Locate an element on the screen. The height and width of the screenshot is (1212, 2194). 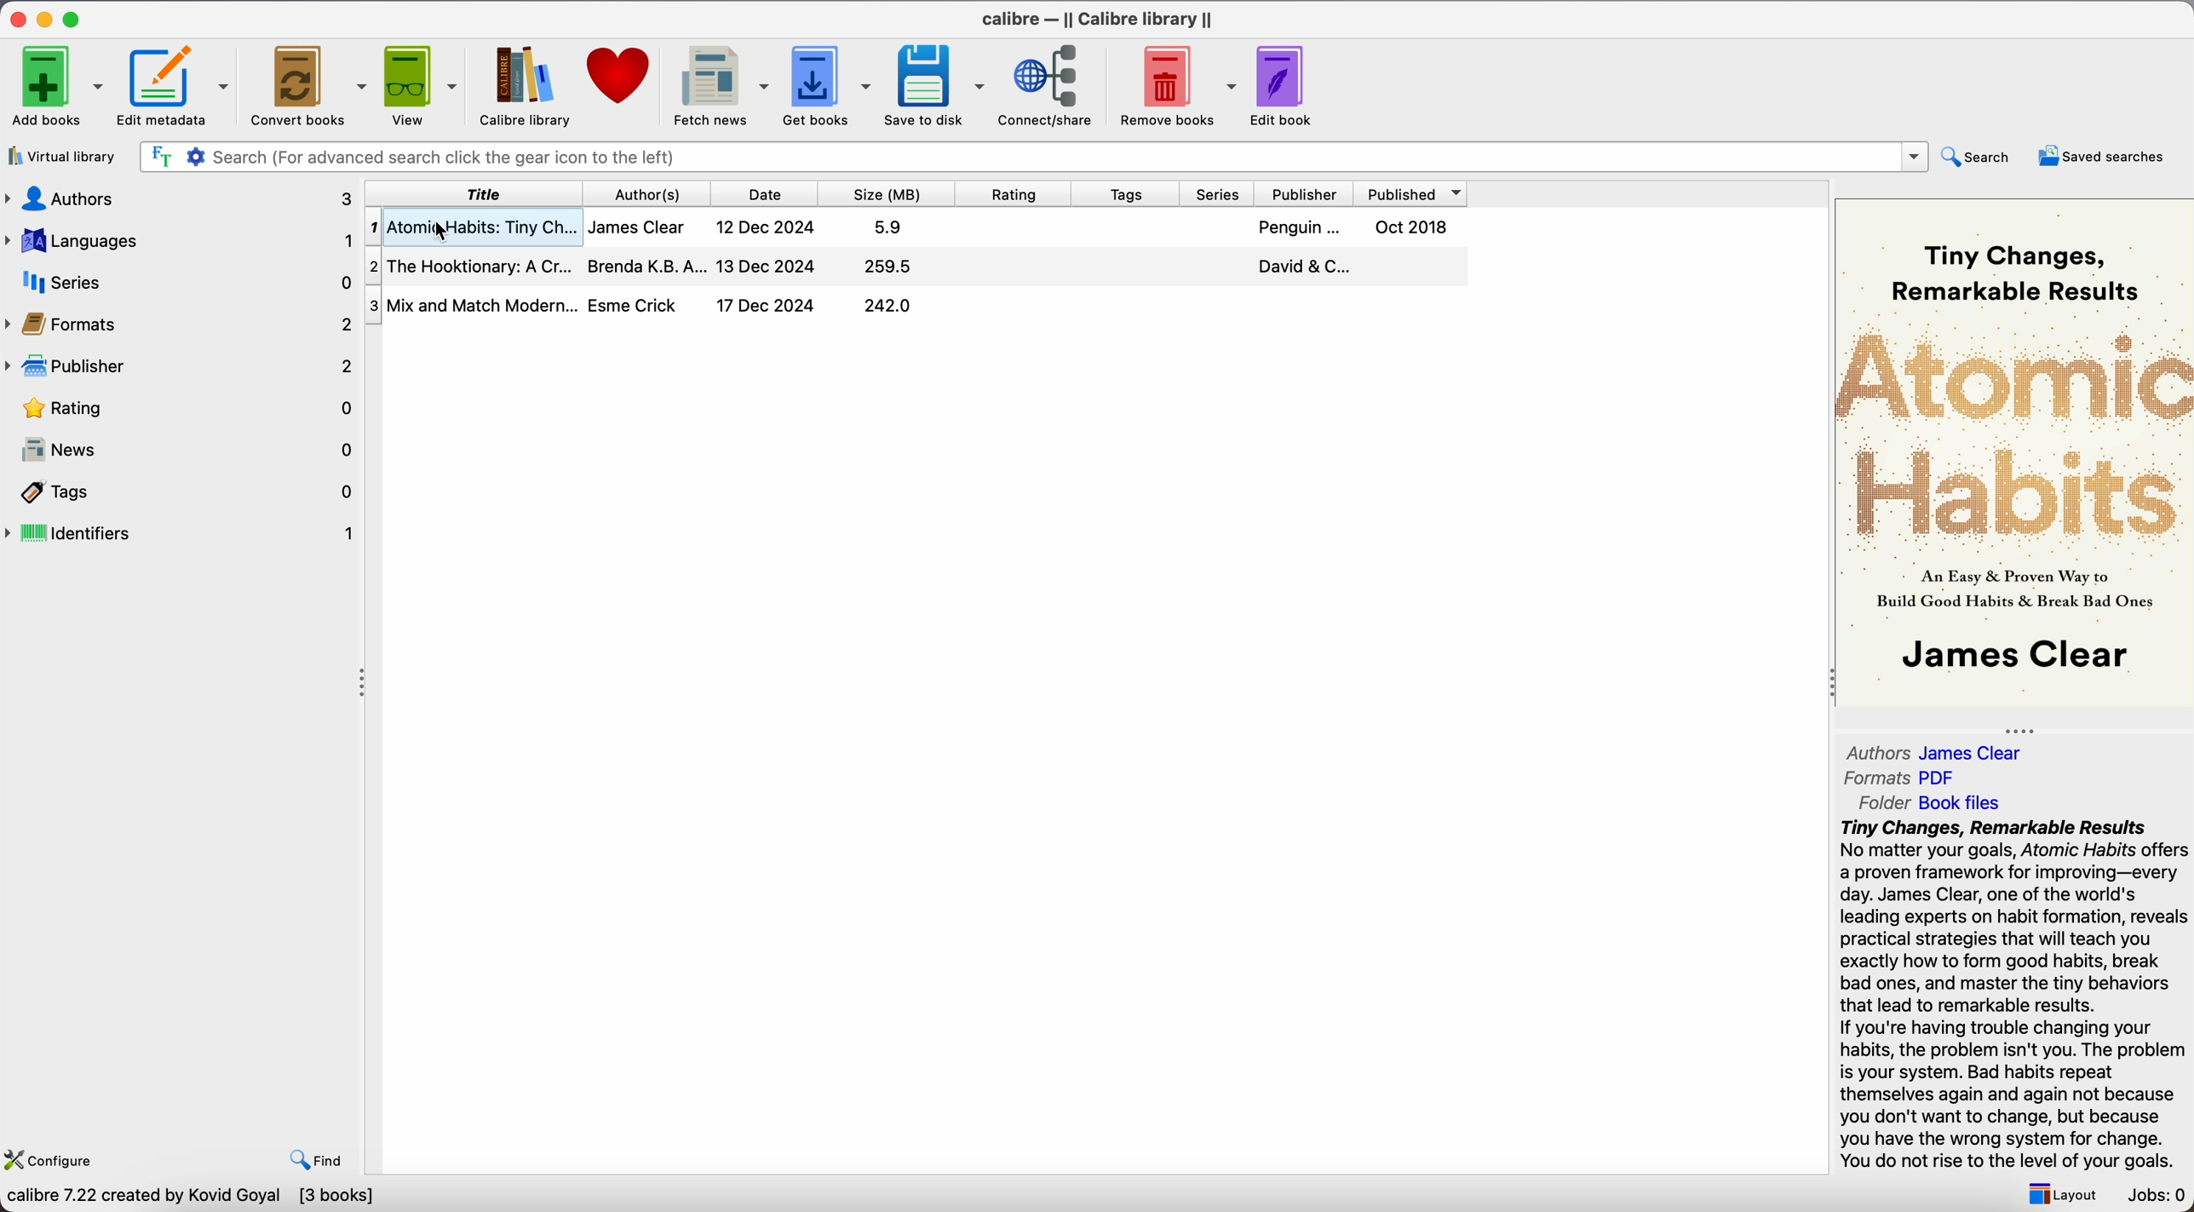
tags is located at coordinates (1126, 193).